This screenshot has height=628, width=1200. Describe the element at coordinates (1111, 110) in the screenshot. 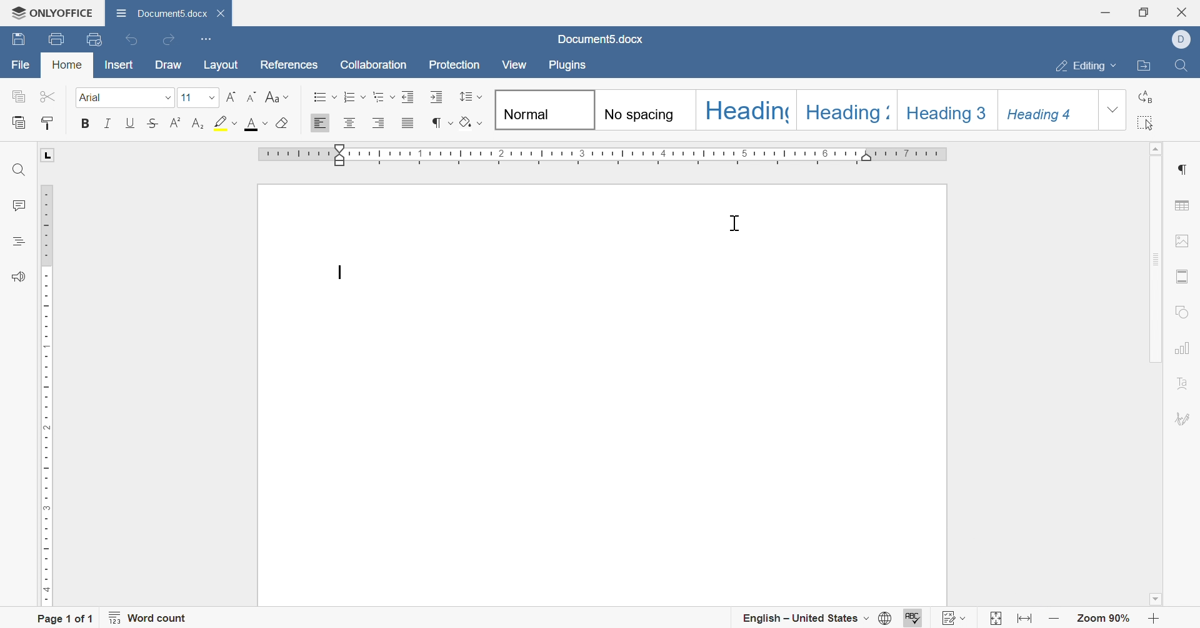

I see `drop down` at that location.